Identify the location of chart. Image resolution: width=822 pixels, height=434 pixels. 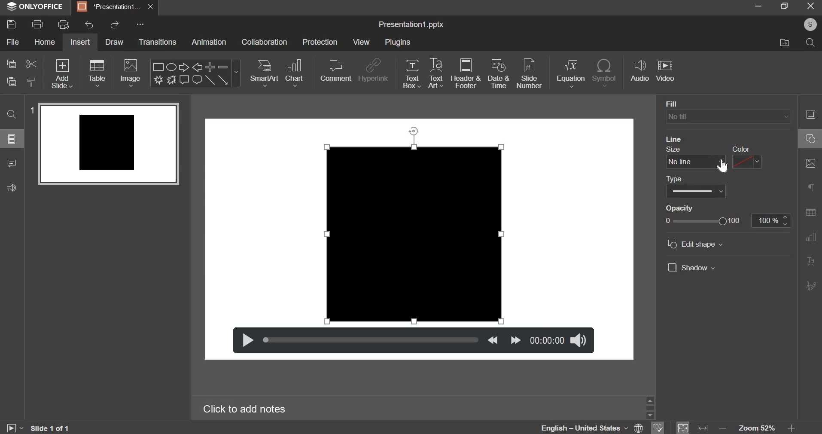
(294, 73).